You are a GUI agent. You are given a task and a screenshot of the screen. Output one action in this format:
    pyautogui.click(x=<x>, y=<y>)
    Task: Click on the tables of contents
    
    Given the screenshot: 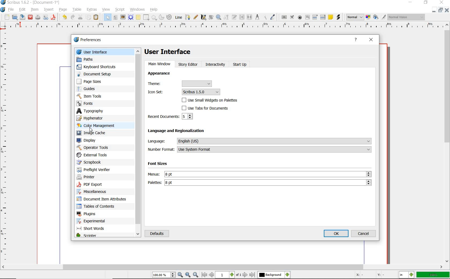 What is the action you would take?
    pyautogui.click(x=100, y=206)
    